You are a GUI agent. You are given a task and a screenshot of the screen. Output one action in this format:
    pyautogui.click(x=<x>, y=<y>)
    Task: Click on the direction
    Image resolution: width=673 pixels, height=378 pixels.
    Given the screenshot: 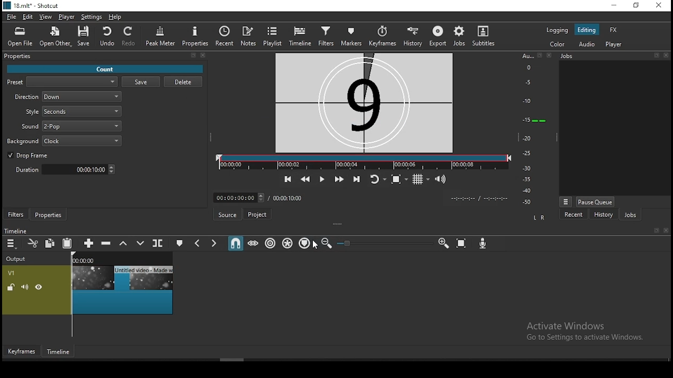 What is the action you would take?
    pyautogui.click(x=69, y=96)
    